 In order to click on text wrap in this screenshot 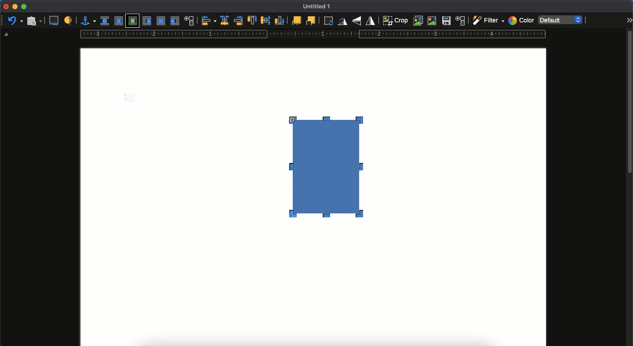, I will do `click(189, 22)`.